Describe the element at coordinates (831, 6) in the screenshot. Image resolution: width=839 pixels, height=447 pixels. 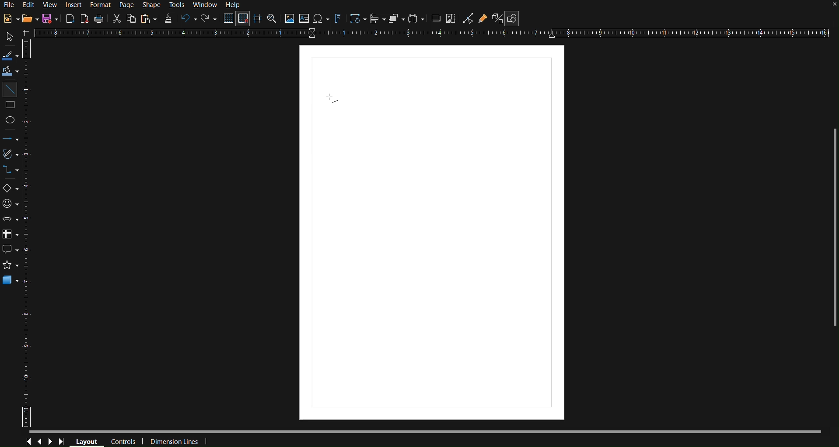
I see `close` at that location.